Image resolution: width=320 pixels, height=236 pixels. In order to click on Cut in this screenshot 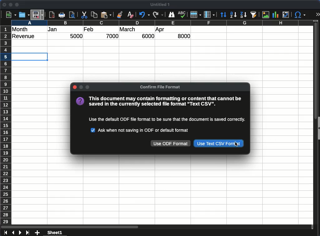, I will do `click(84, 15)`.